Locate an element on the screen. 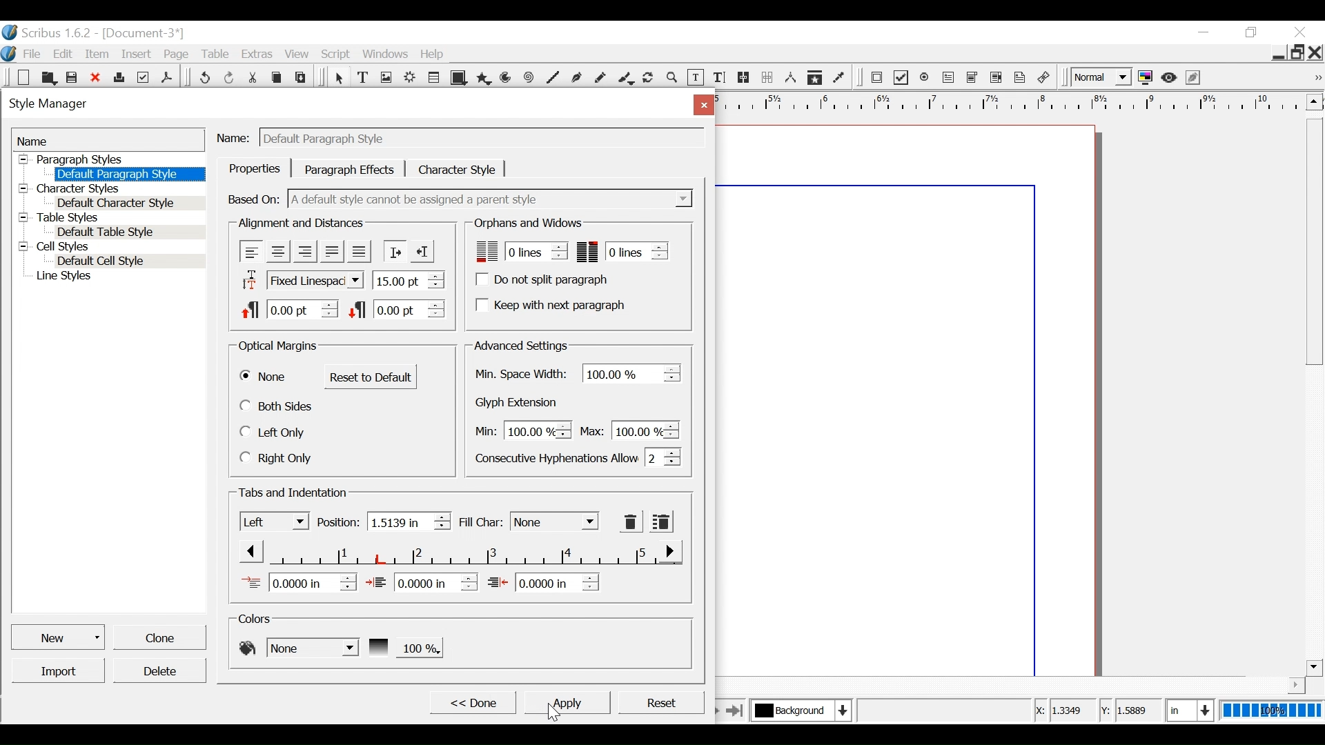 The width and height of the screenshot is (1325, 745). Optical Margins is located at coordinates (279, 347).